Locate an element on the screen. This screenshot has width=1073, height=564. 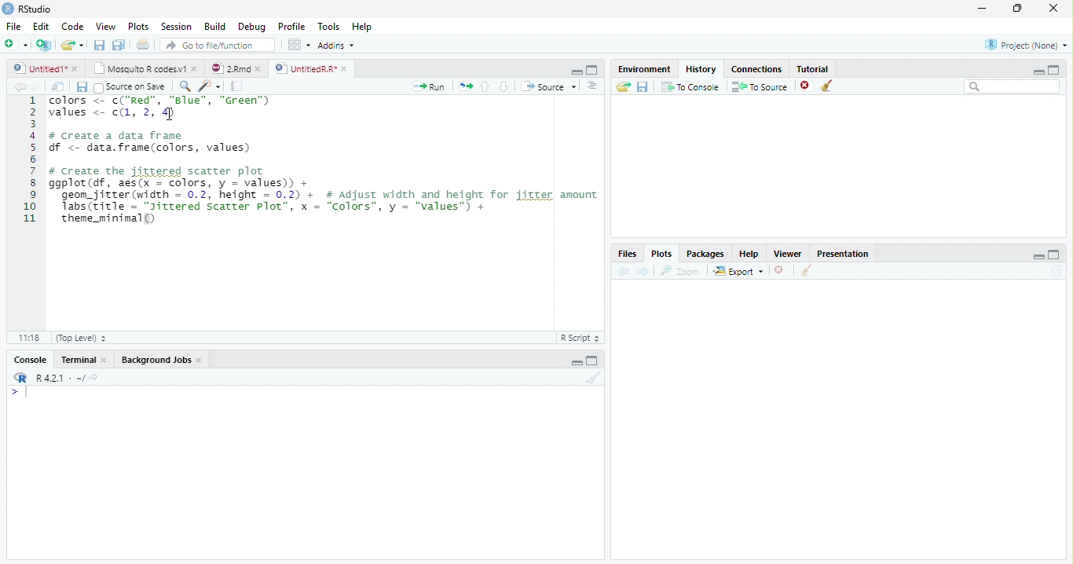
View the current working directory is located at coordinates (95, 377).